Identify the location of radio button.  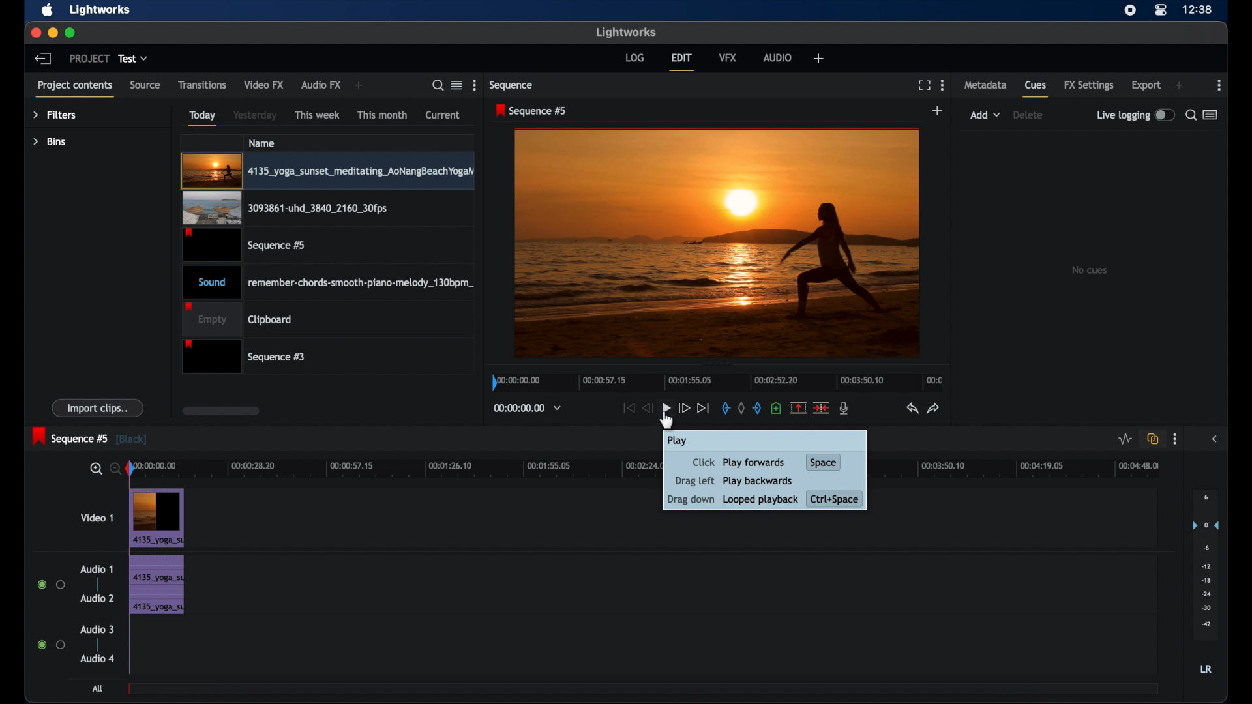
(51, 645).